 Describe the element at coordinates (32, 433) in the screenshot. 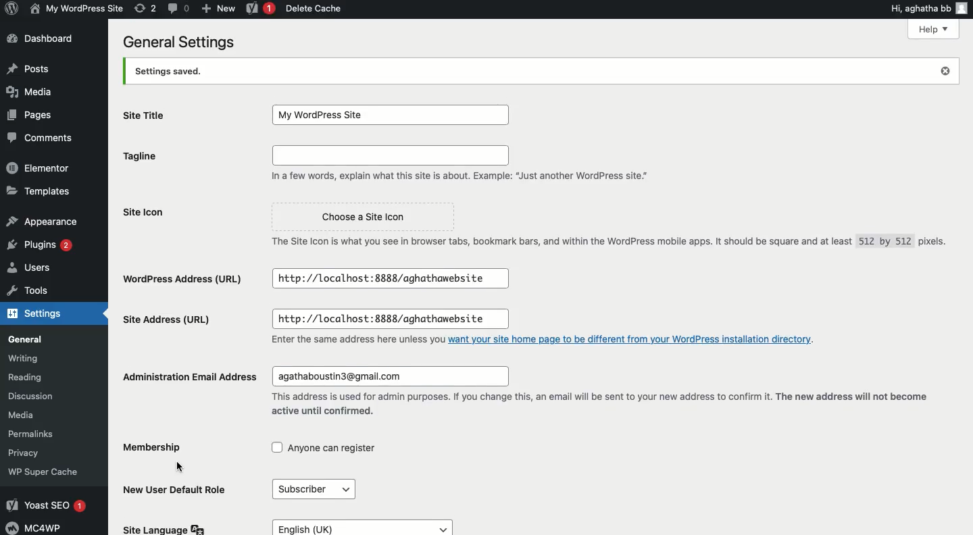

I see `Permalinks` at that location.